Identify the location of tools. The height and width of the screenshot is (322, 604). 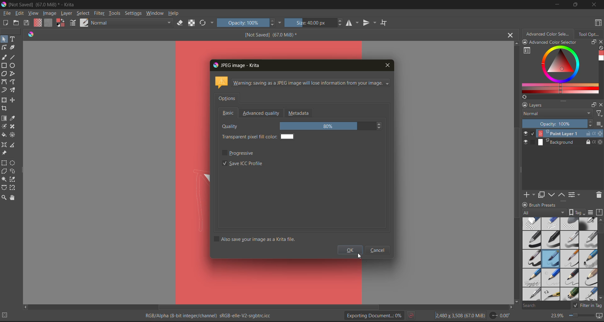
(4, 109).